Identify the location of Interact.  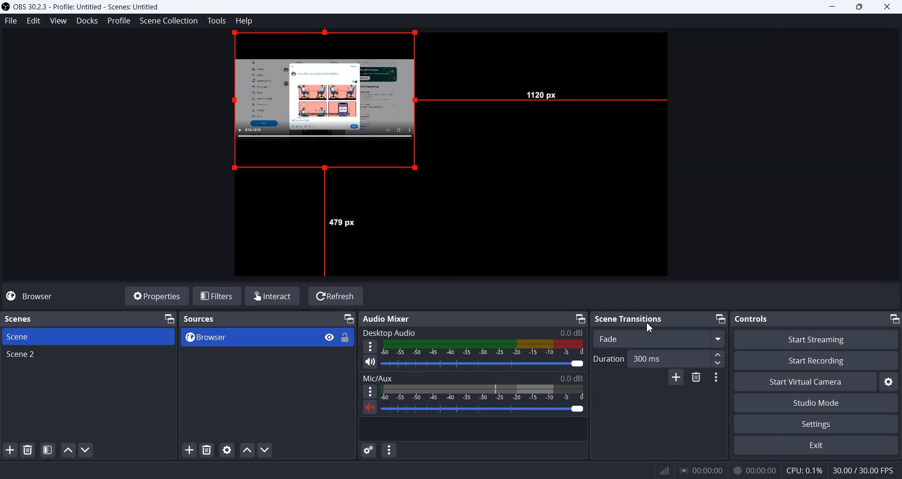
(273, 295).